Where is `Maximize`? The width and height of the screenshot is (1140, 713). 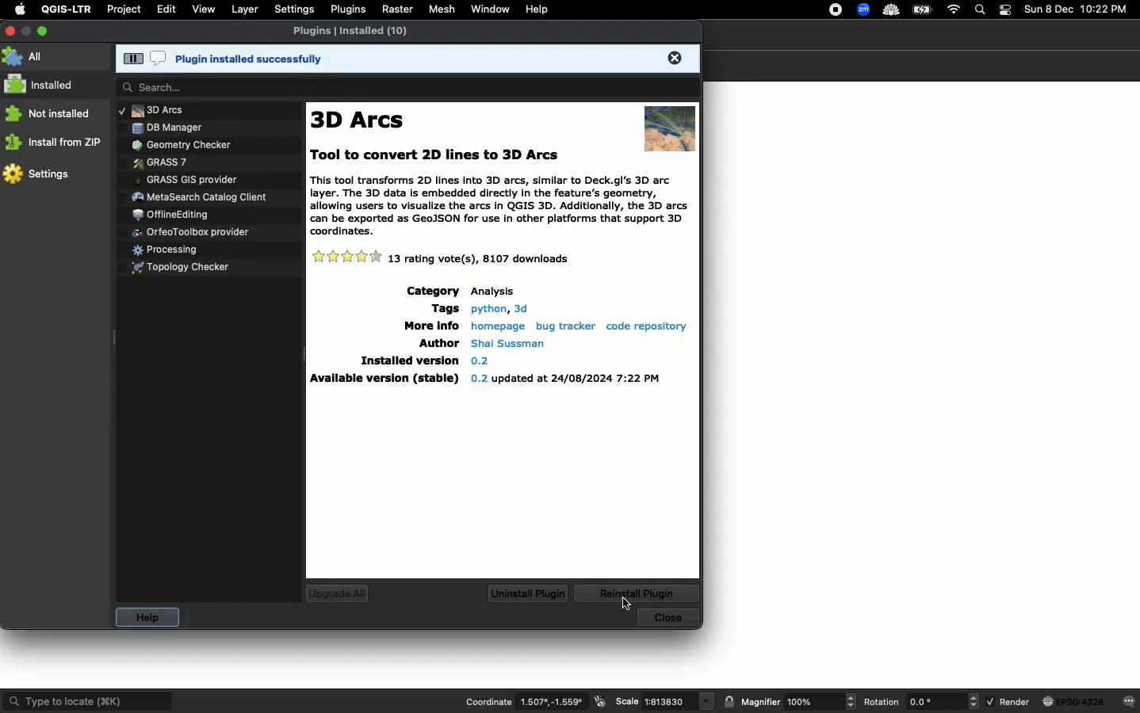
Maximize is located at coordinates (42, 31).